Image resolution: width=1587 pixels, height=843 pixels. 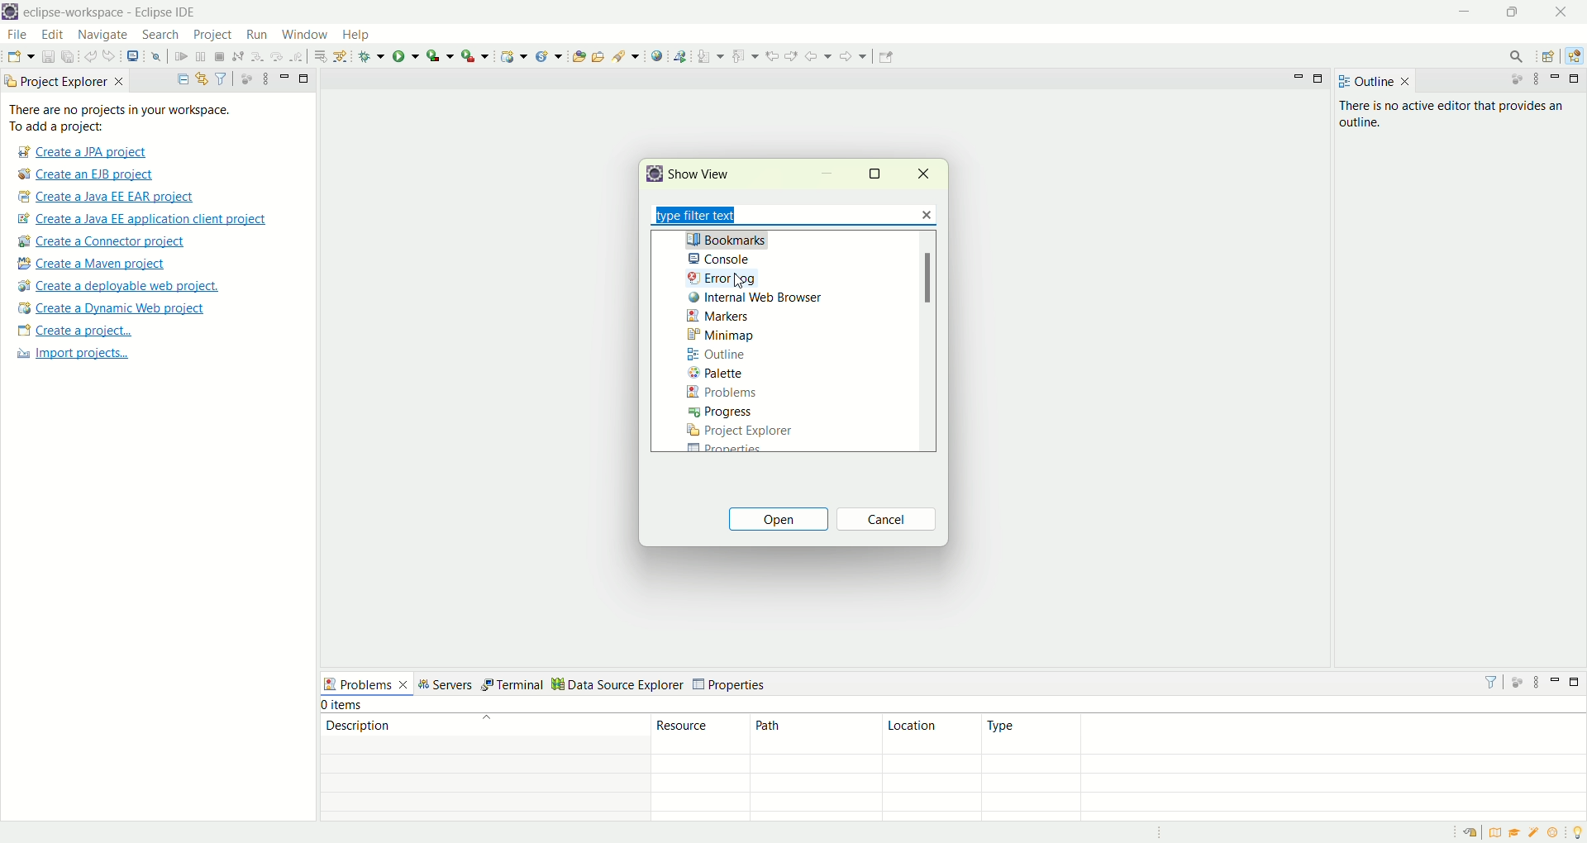 What do you see at coordinates (1375, 81) in the screenshot?
I see `outline` at bounding box center [1375, 81].